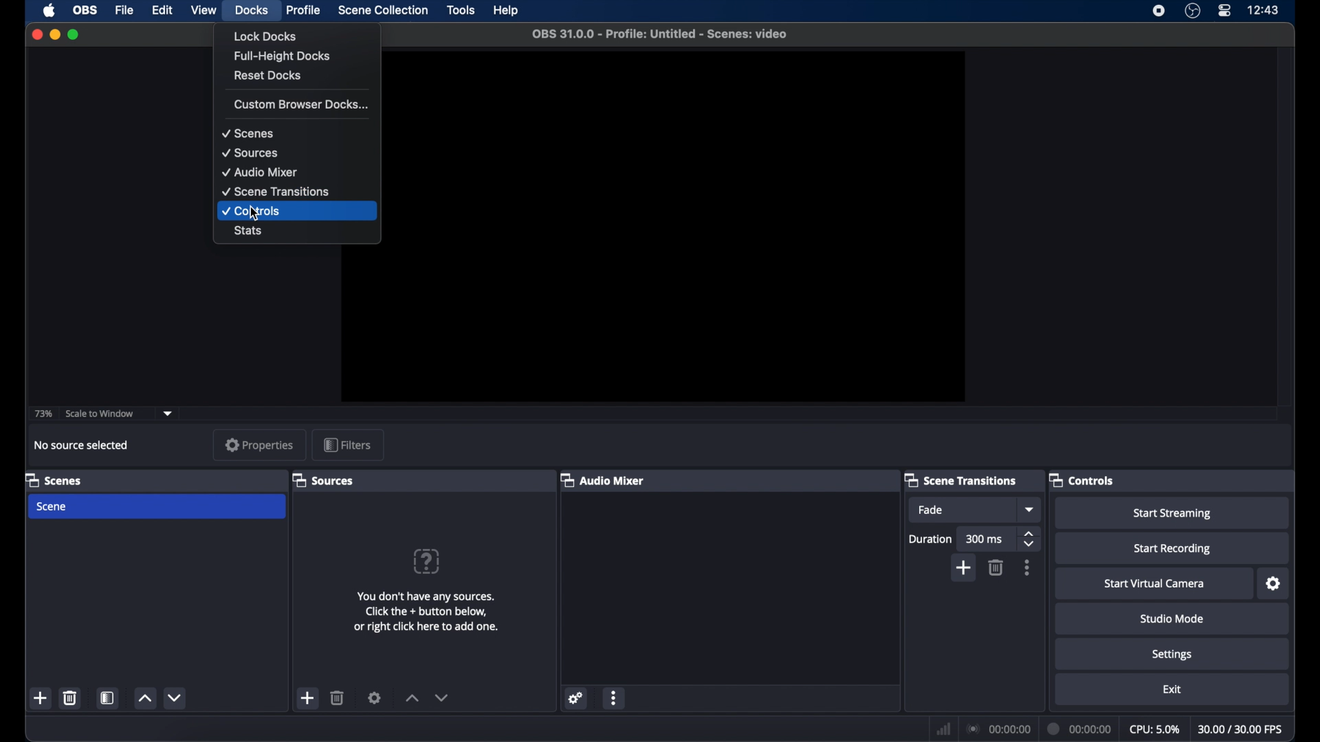  Describe the element at coordinates (1081, 480) in the screenshot. I see `controls` at that location.